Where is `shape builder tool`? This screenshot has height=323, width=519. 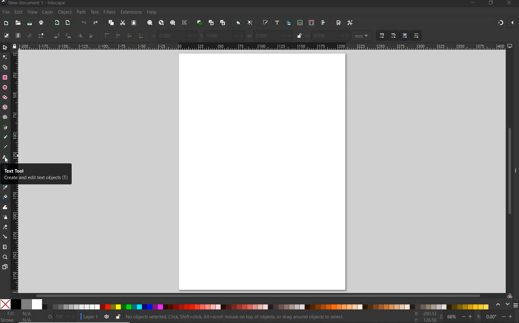 shape builder tool is located at coordinates (5, 67).